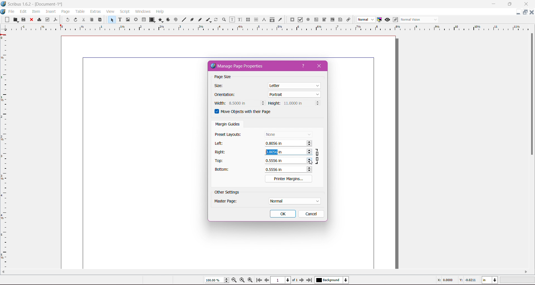  Describe the element at coordinates (284, 280) in the screenshot. I see `Select the current page` at that location.